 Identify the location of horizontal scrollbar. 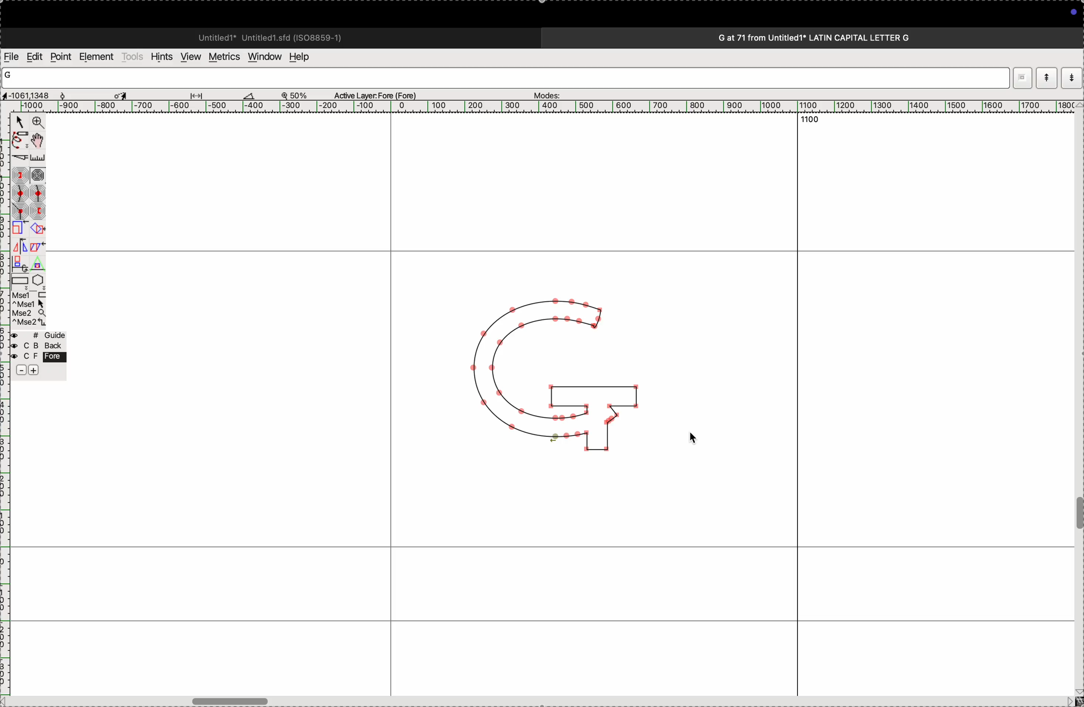
(544, 699).